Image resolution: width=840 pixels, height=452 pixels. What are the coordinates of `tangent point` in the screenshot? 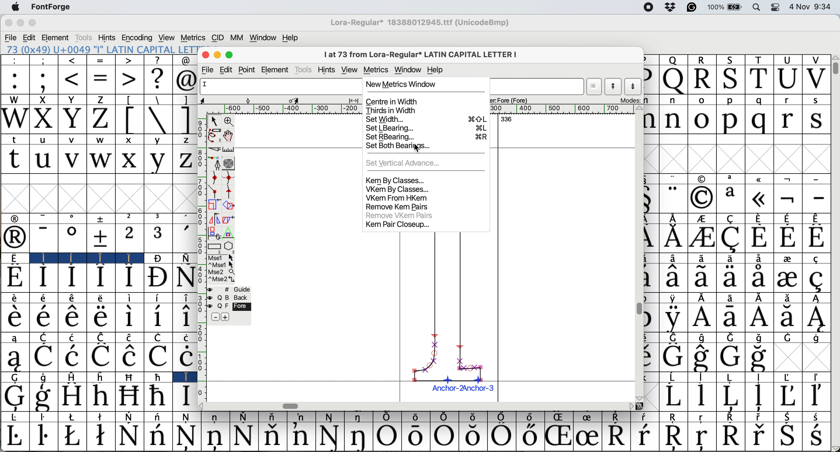 It's located at (230, 192).